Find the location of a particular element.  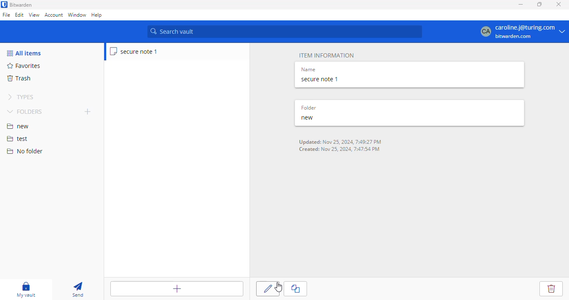

edit is located at coordinates (267, 289).